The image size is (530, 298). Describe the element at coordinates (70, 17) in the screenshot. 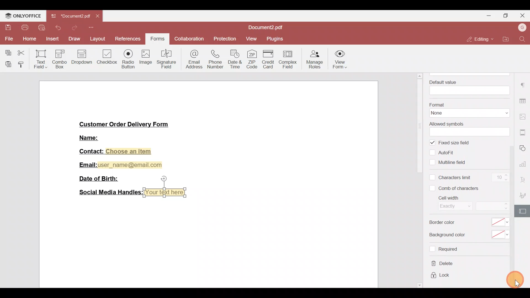

I see `Document2.pdf` at that location.